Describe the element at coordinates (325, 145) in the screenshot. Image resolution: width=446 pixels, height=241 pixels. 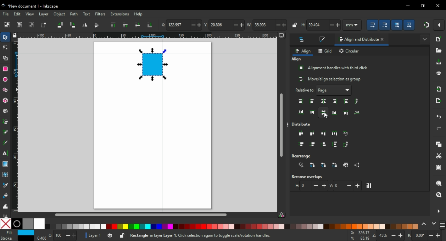
I see `distribute vertically with even spacing between bottom edges` at that location.